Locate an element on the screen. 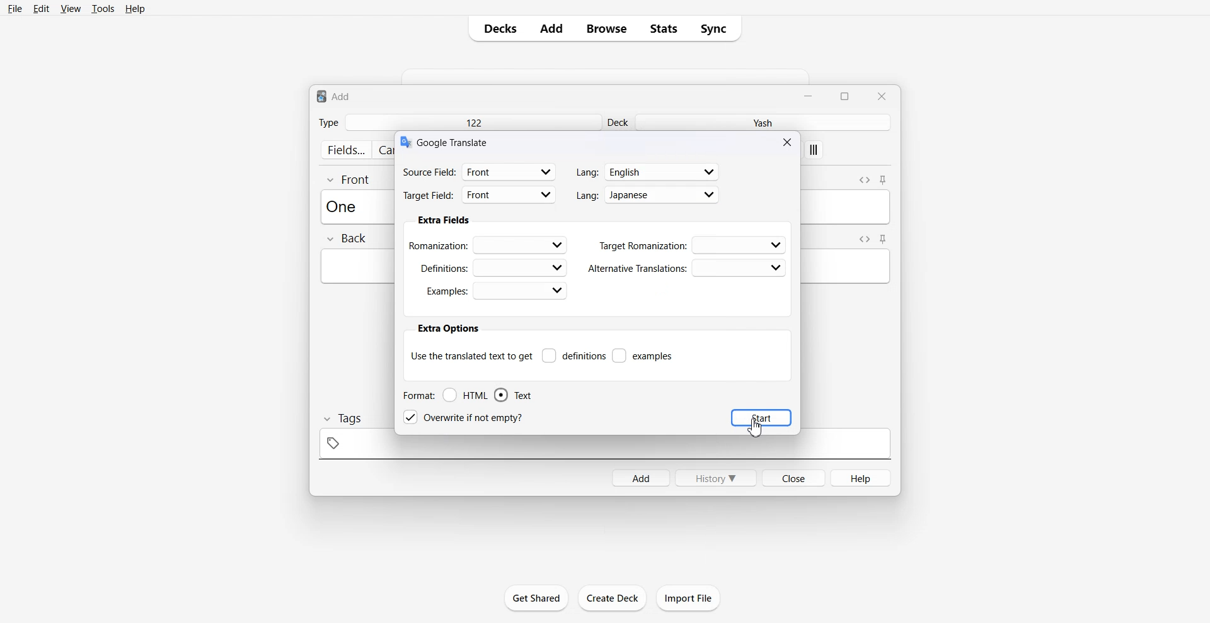 The width and height of the screenshot is (1210, 623). Toggle HTML Editor is located at coordinates (864, 179).